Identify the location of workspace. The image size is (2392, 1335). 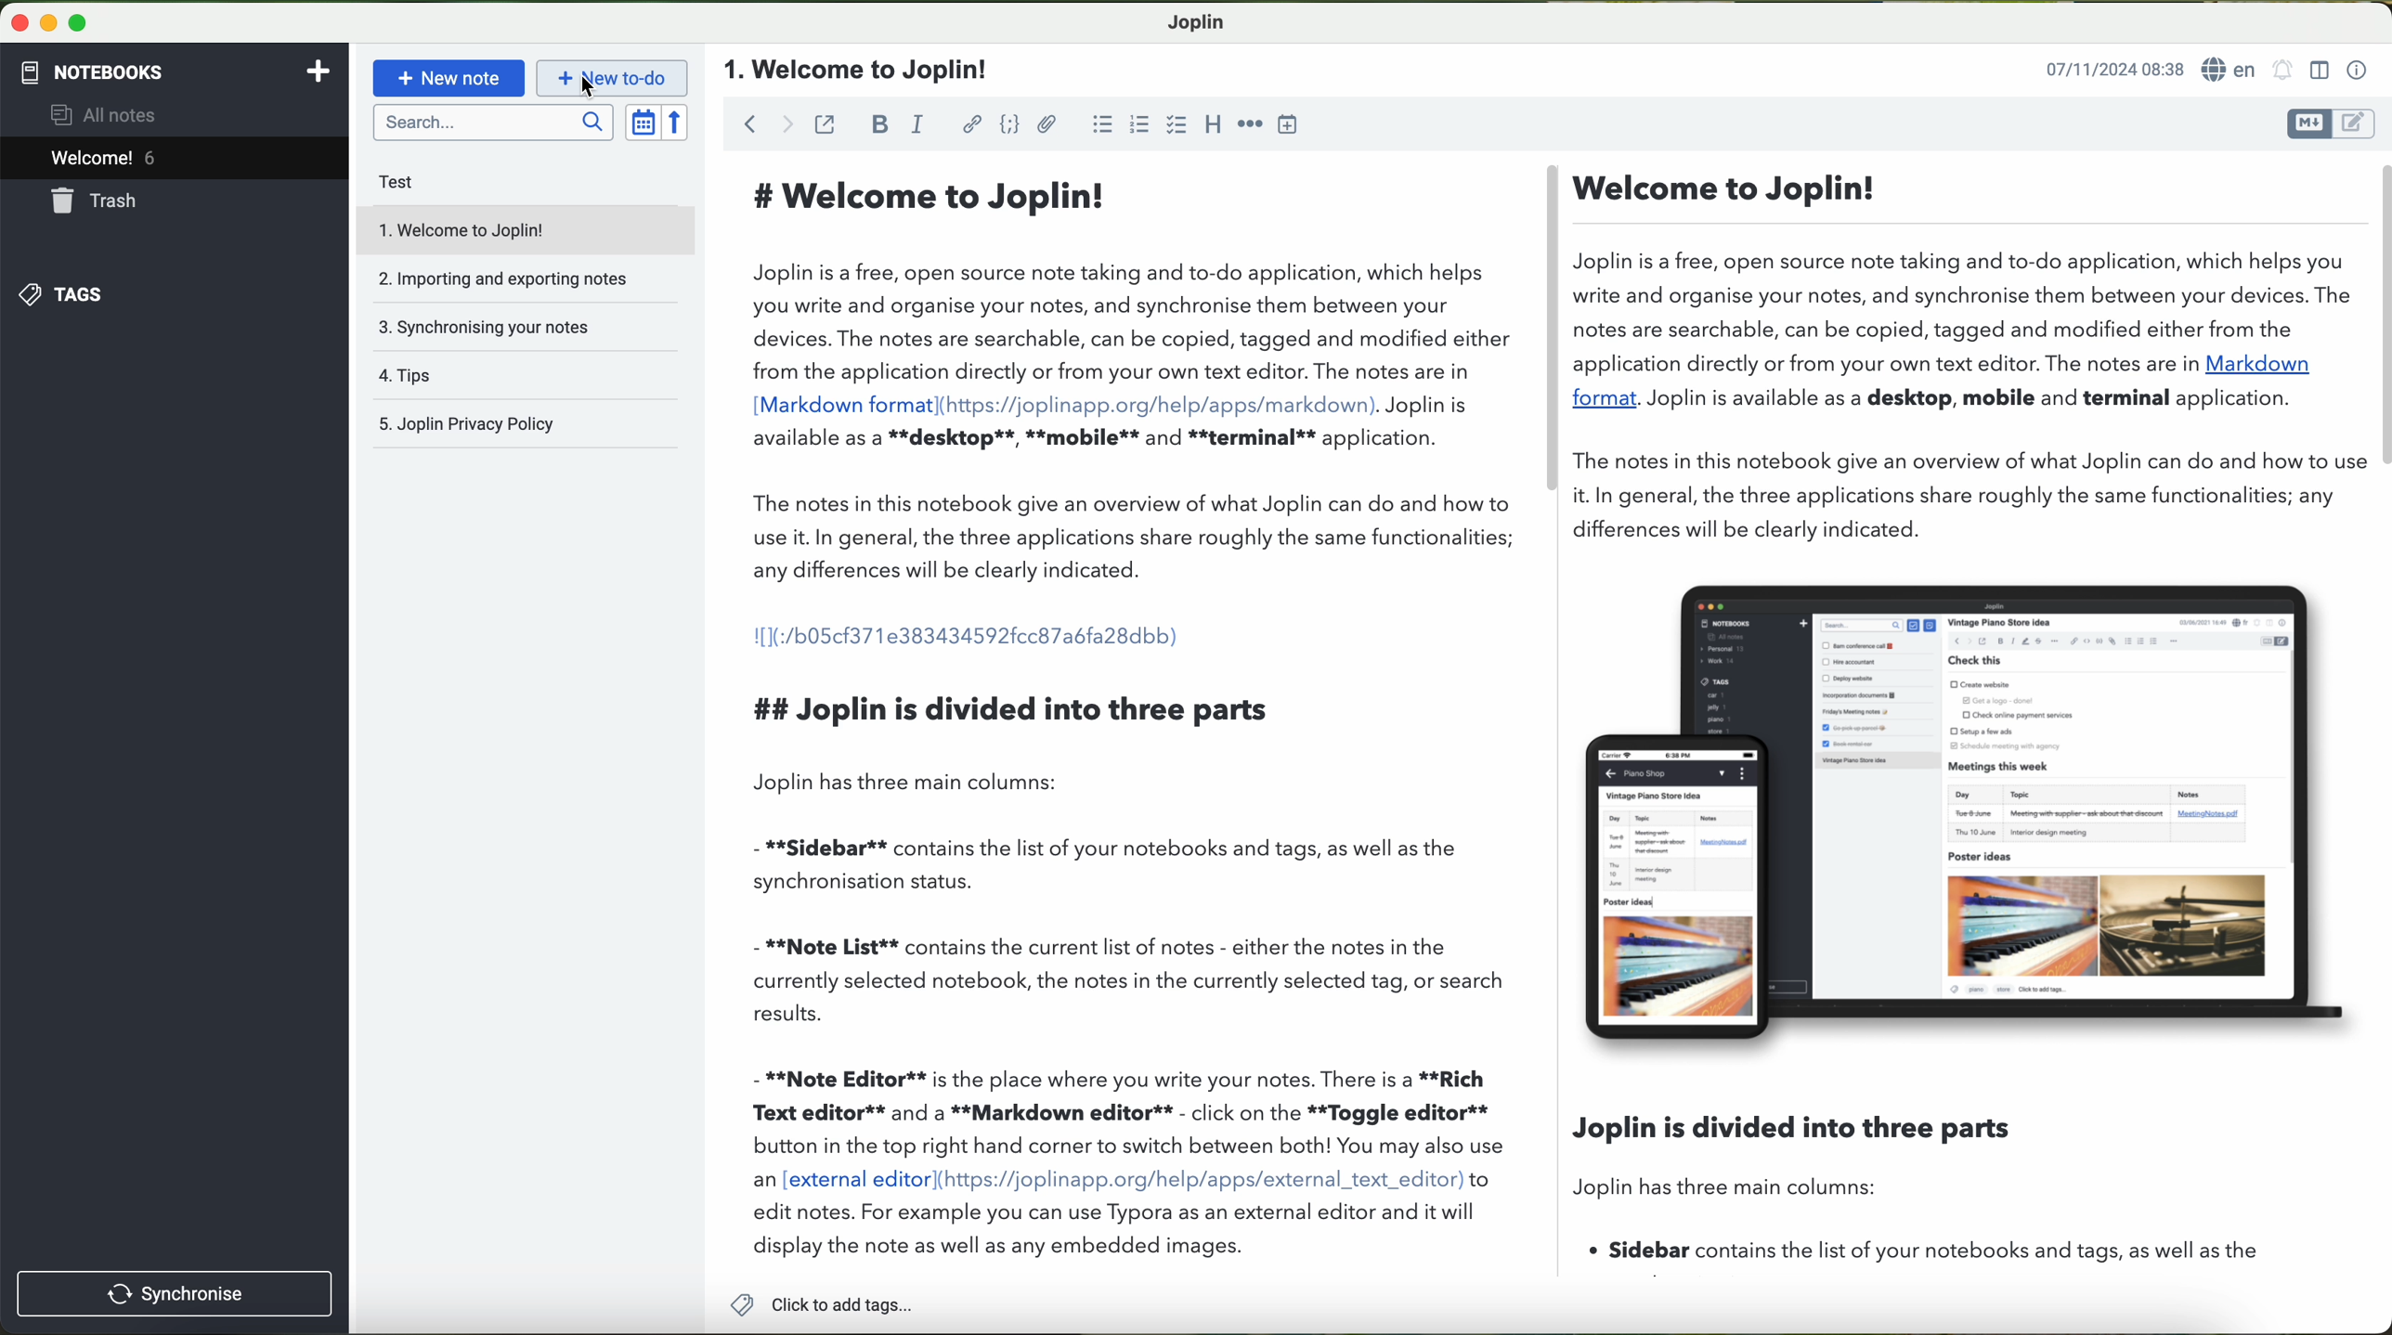
(1556, 721).